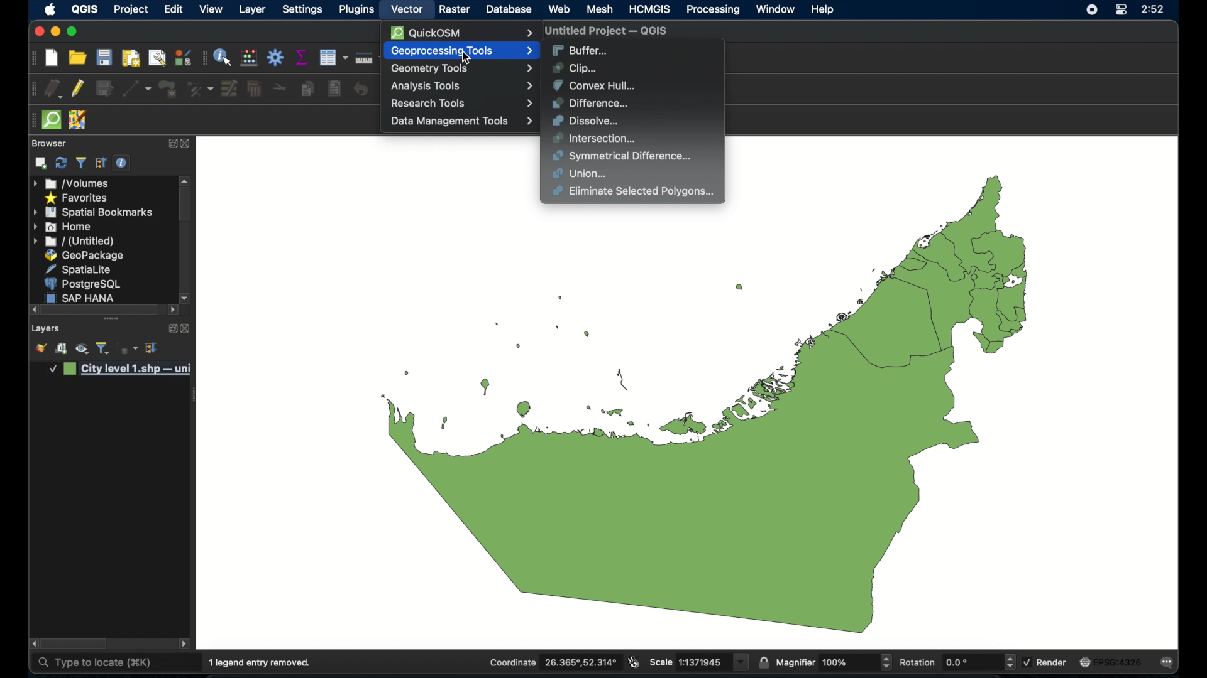 Image resolution: width=1207 pixels, height=678 pixels. Describe the element at coordinates (47, 143) in the screenshot. I see `browser` at that location.